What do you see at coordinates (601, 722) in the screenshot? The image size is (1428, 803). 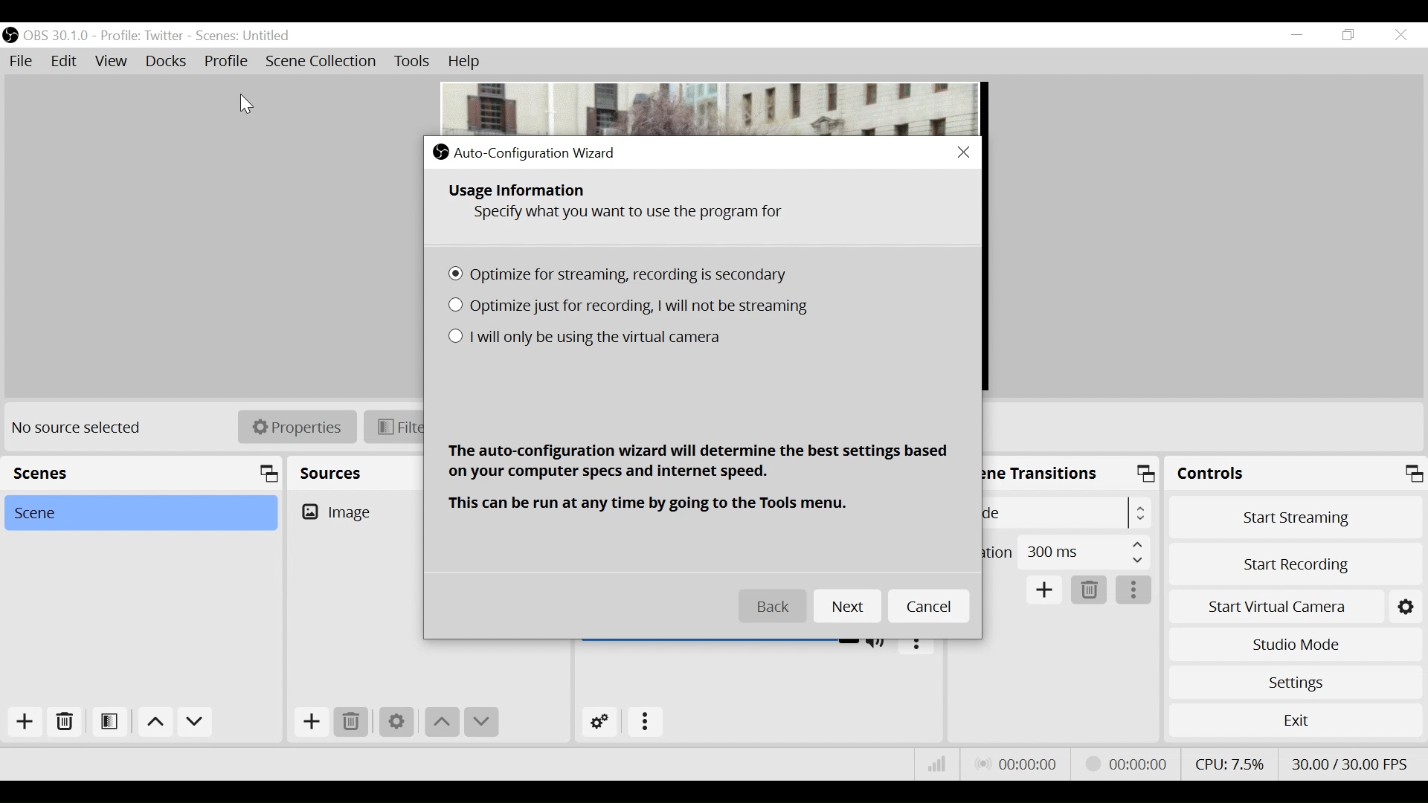 I see `Advanced Audio Settings` at bounding box center [601, 722].